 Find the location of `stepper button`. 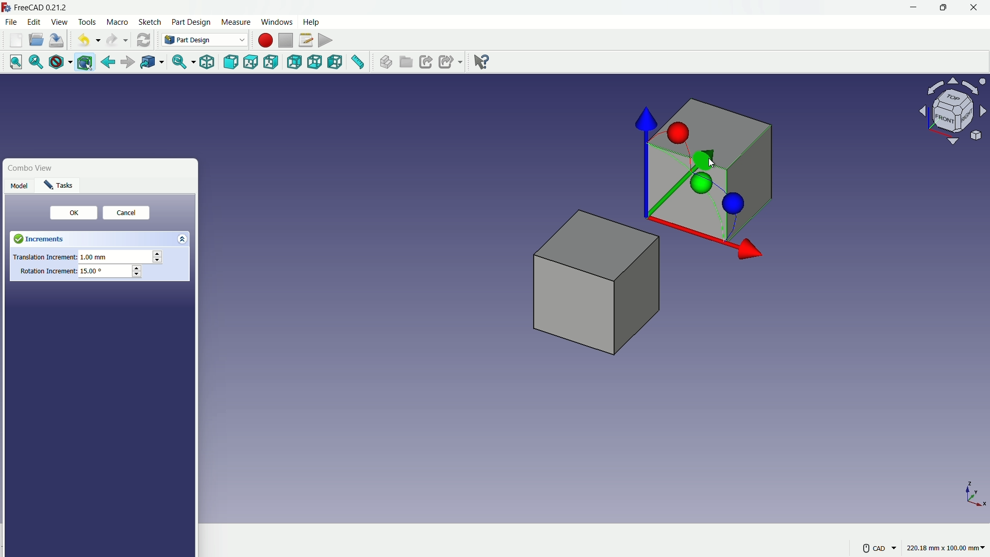

stepper button is located at coordinates (136, 272).